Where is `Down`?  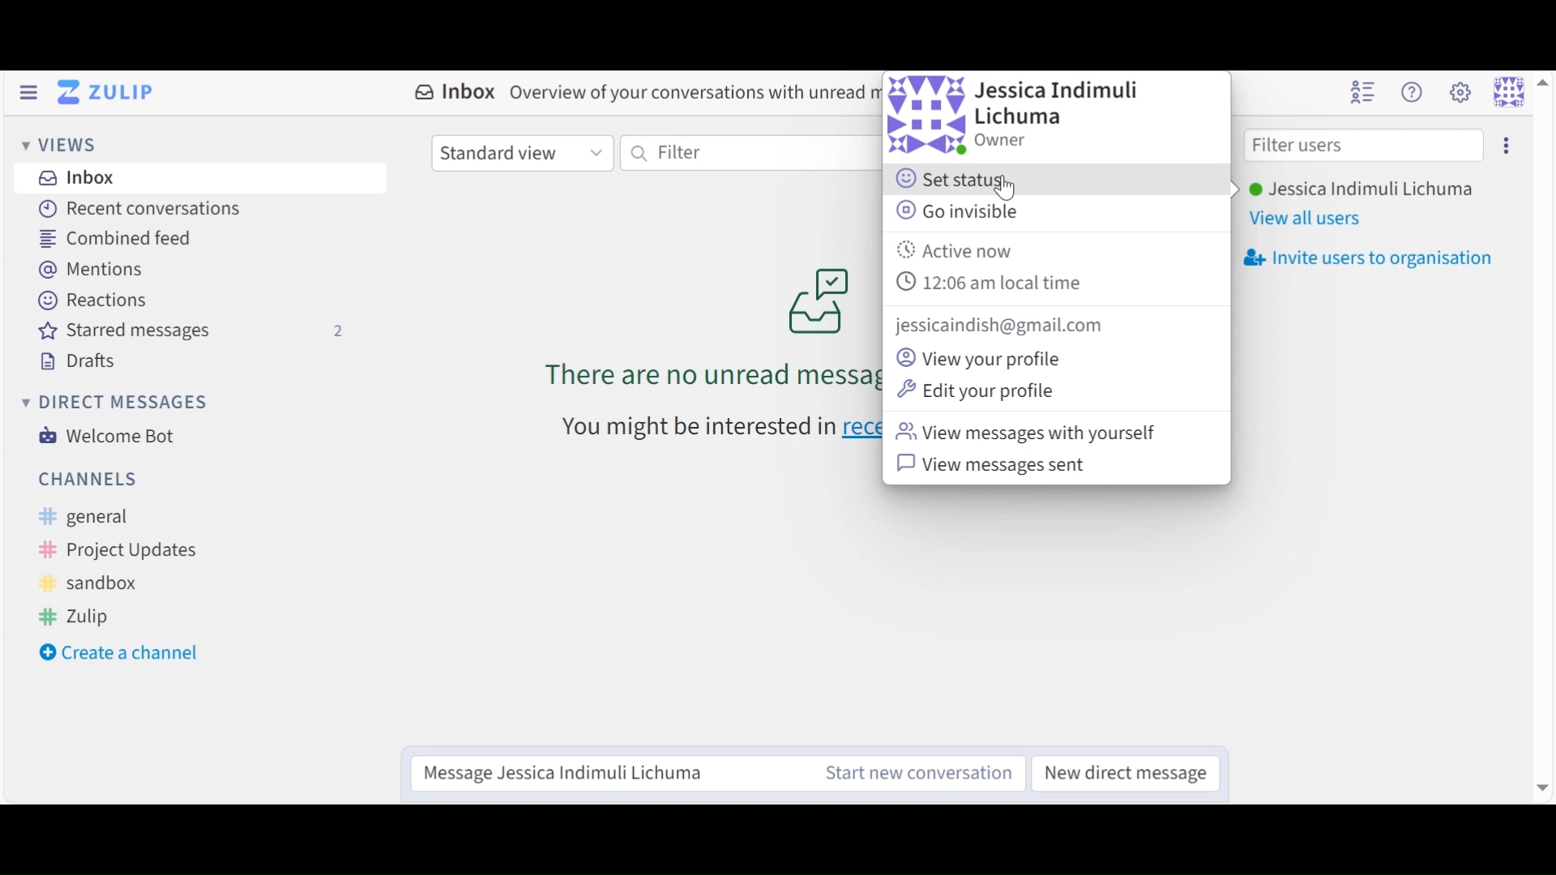
Down is located at coordinates (1540, 781).